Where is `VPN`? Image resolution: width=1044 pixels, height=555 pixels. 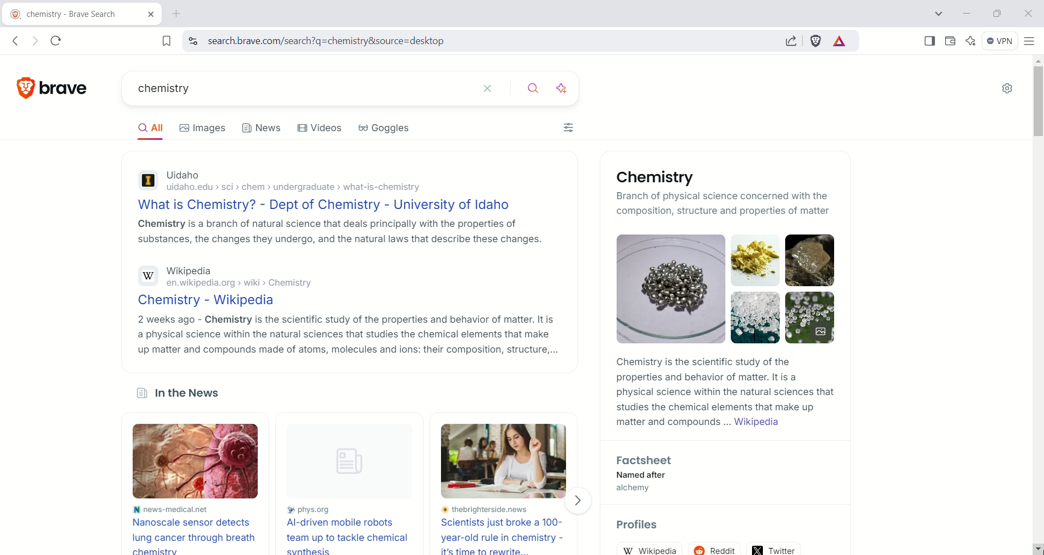
VPN is located at coordinates (997, 40).